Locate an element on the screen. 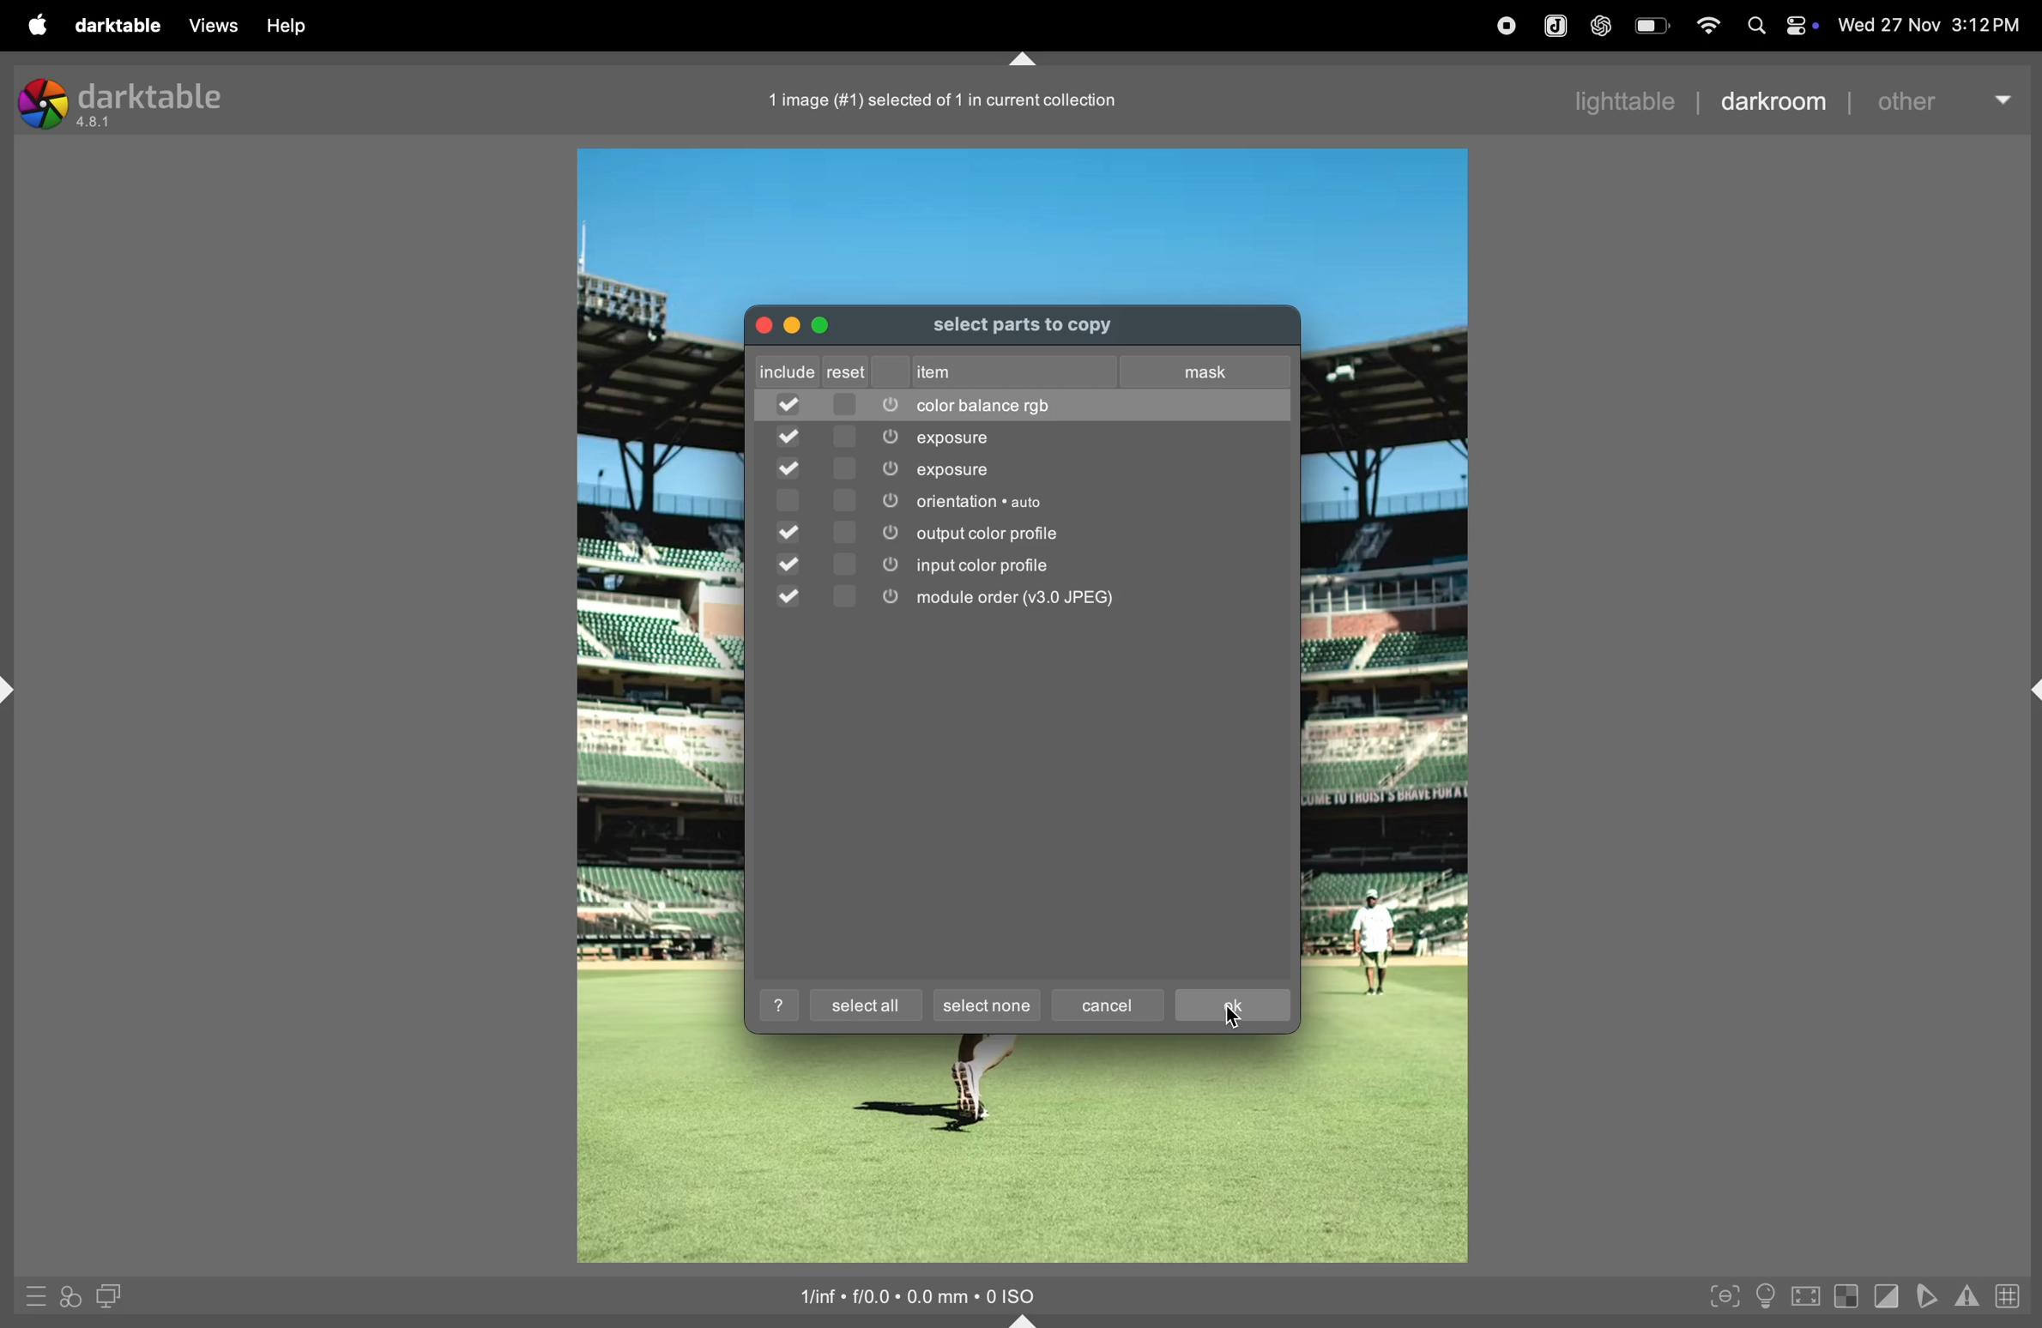 This screenshot has height=1328, width=2042. output code profile is located at coordinates (1052, 532).